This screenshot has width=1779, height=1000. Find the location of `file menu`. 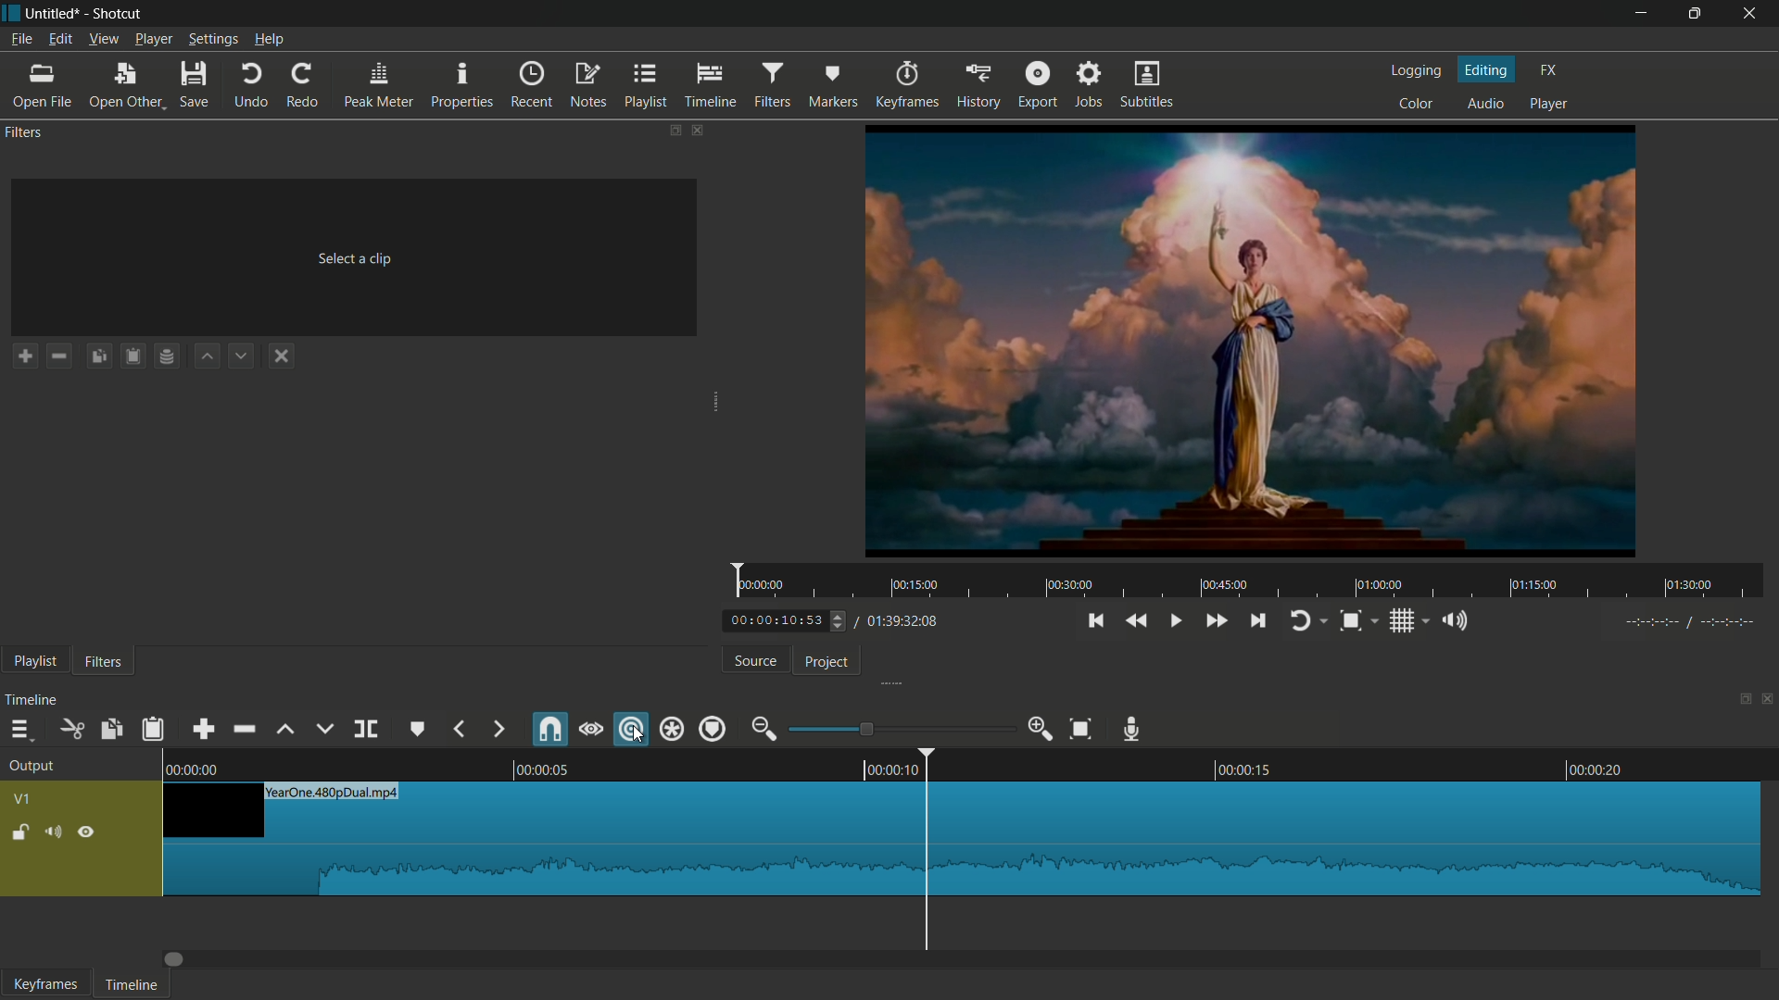

file menu is located at coordinates (20, 40).